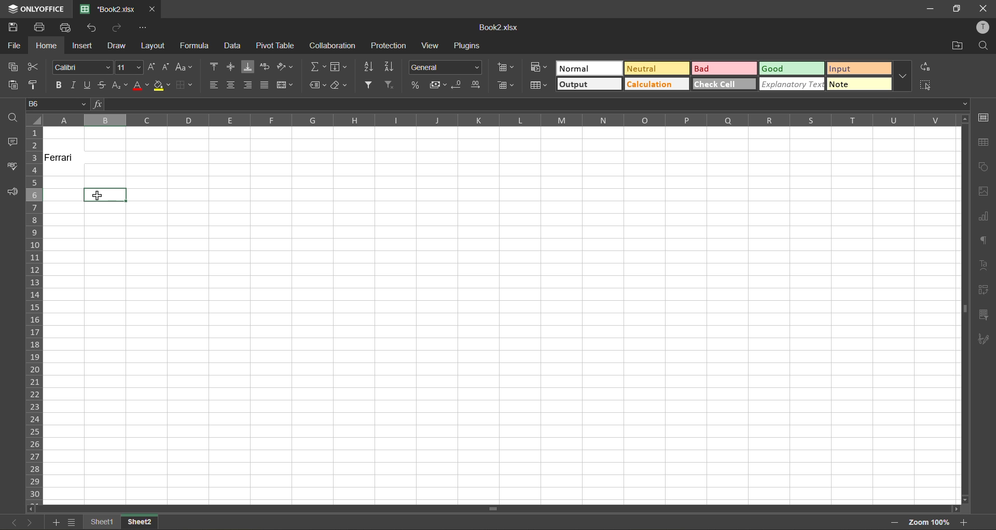 This screenshot has height=530, width=996. Describe the element at coordinates (928, 524) in the screenshot. I see `zoom factor` at that location.